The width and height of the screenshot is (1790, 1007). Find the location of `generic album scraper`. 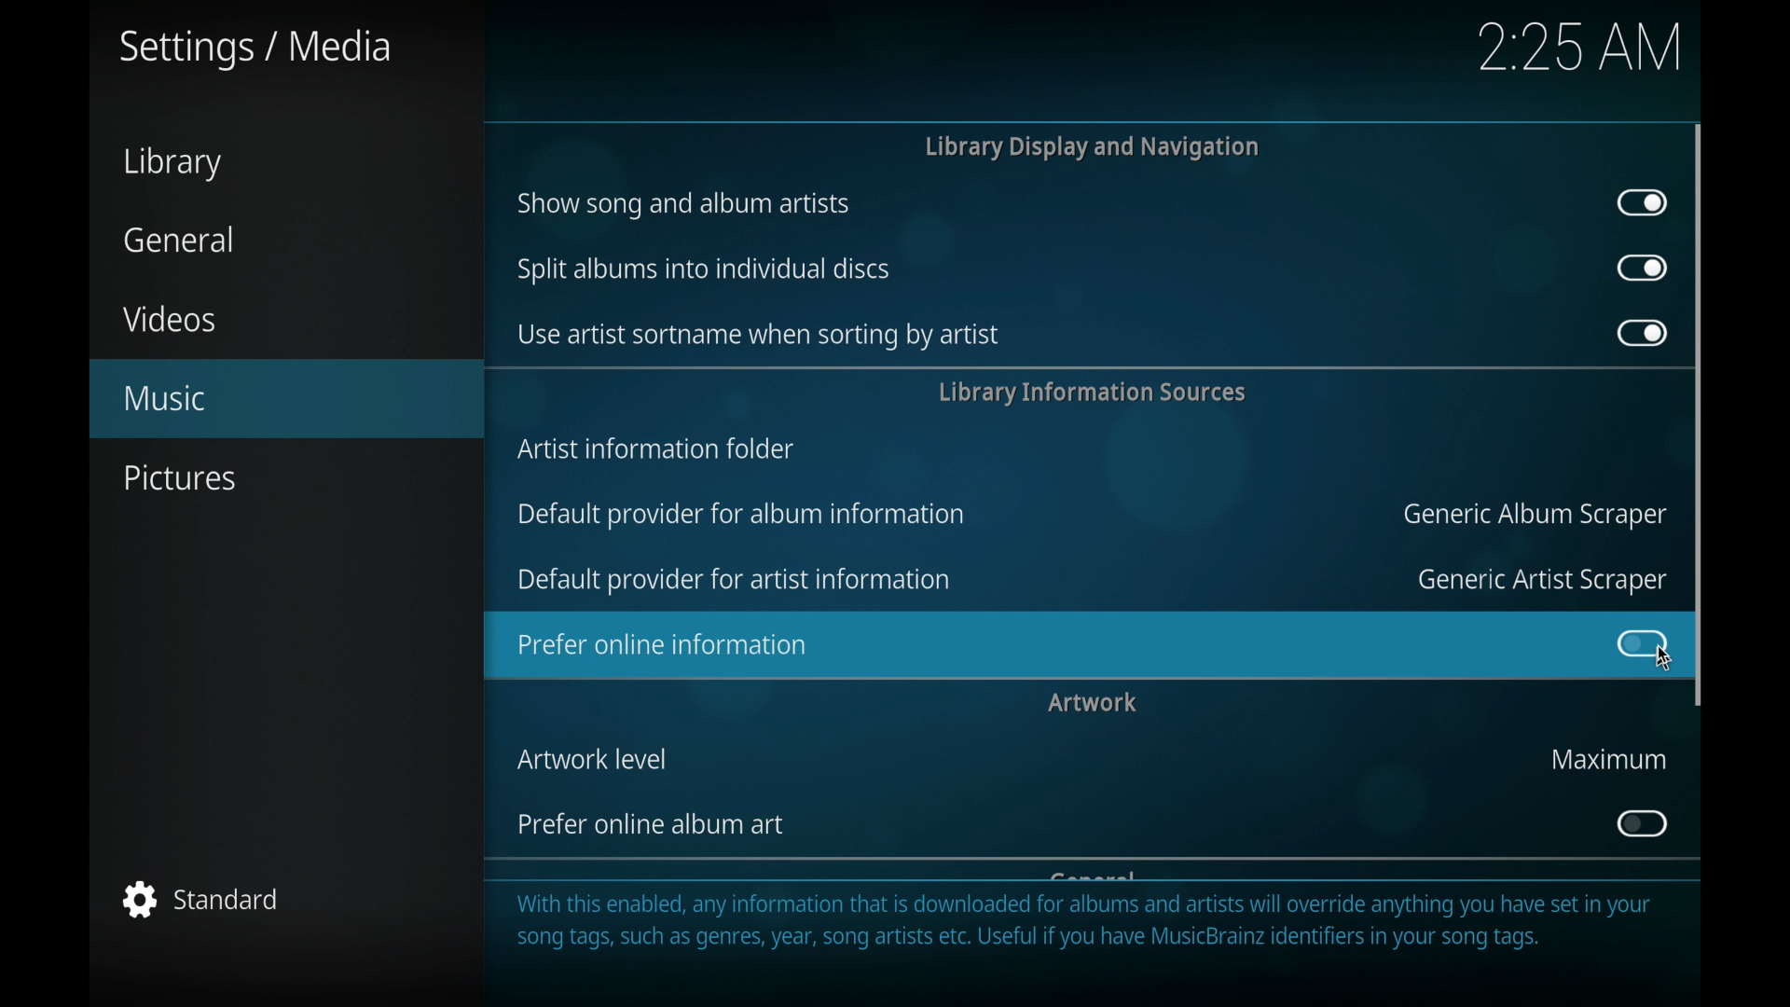

generic album scraper is located at coordinates (1533, 516).